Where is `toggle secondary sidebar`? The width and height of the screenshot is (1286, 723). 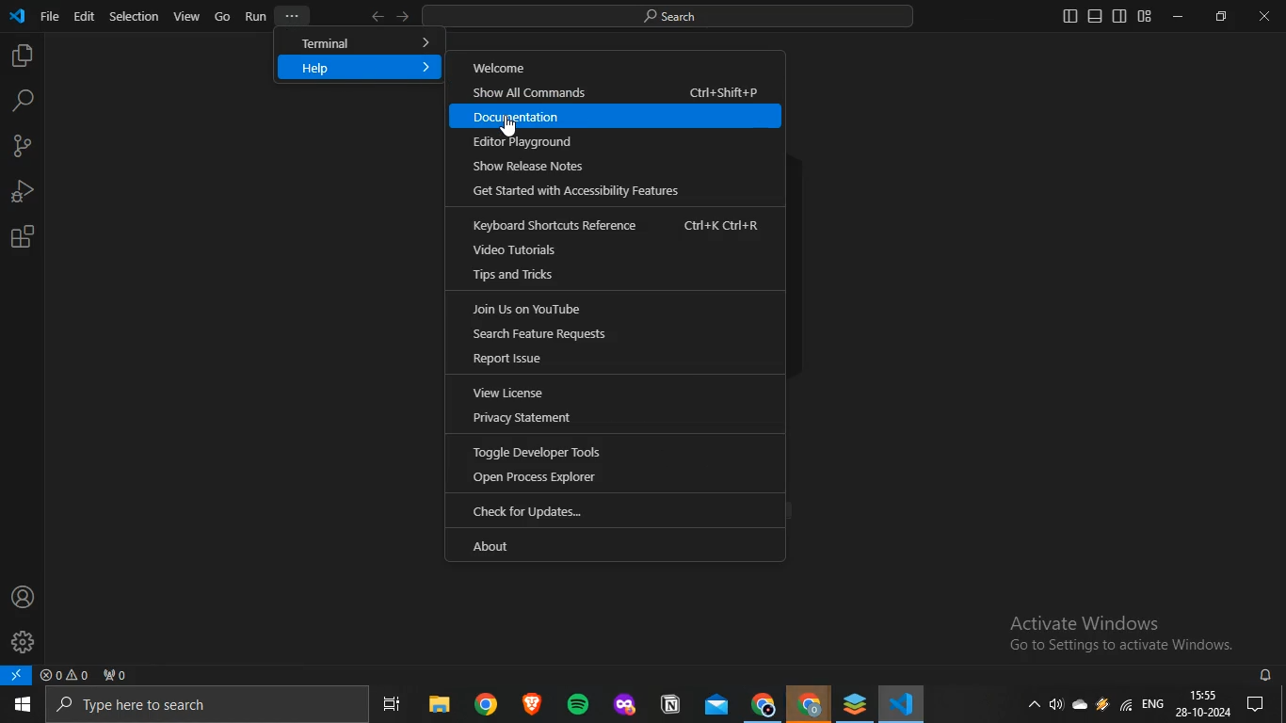 toggle secondary sidebar is located at coordinates (1120, 16).